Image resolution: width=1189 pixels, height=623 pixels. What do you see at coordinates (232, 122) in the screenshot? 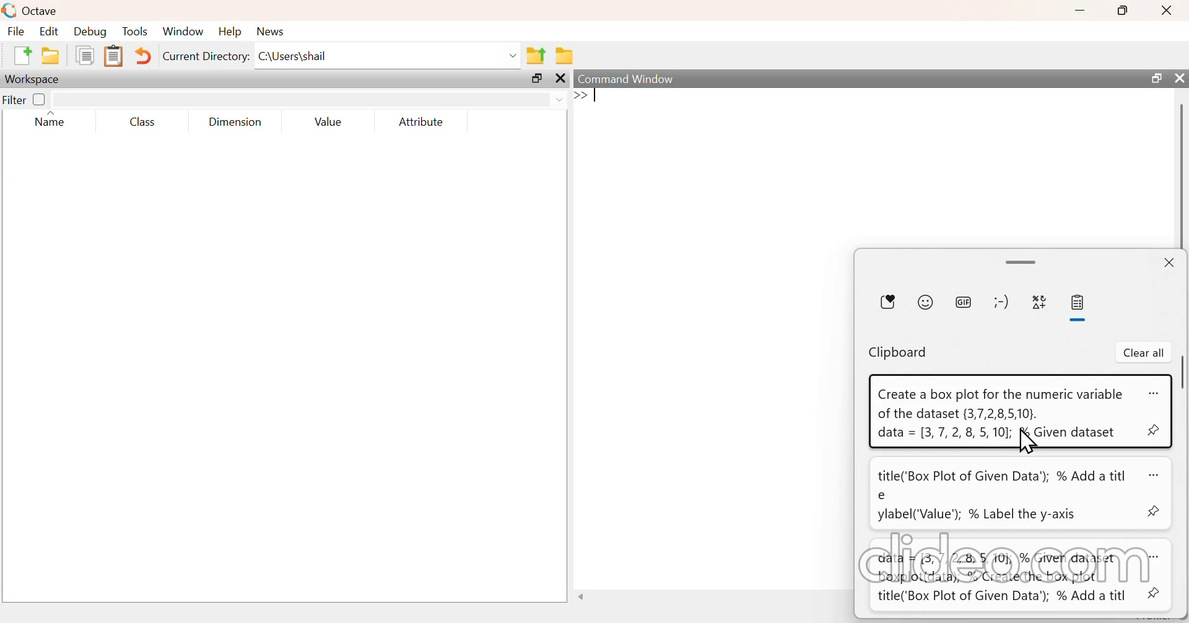
I see `dimension` at bounding box center [232, 122].